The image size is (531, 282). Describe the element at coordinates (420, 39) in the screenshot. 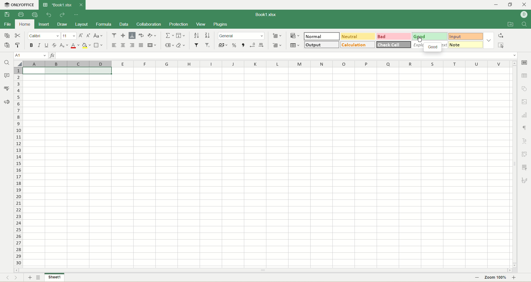

I see `cursor` at that location.